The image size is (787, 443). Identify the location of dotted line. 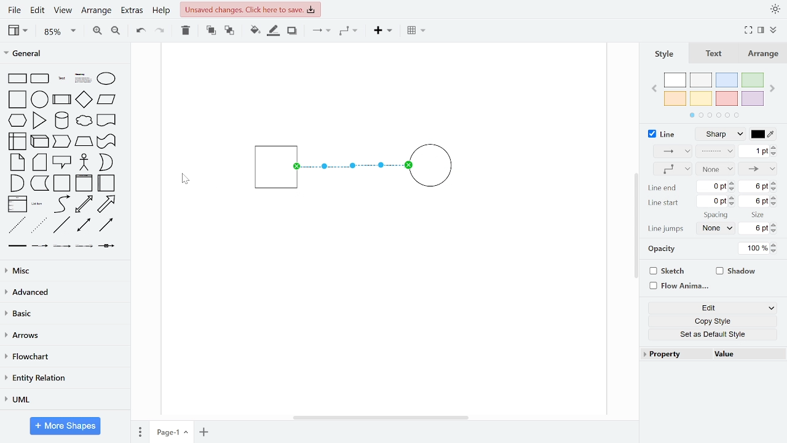
(39, 226).